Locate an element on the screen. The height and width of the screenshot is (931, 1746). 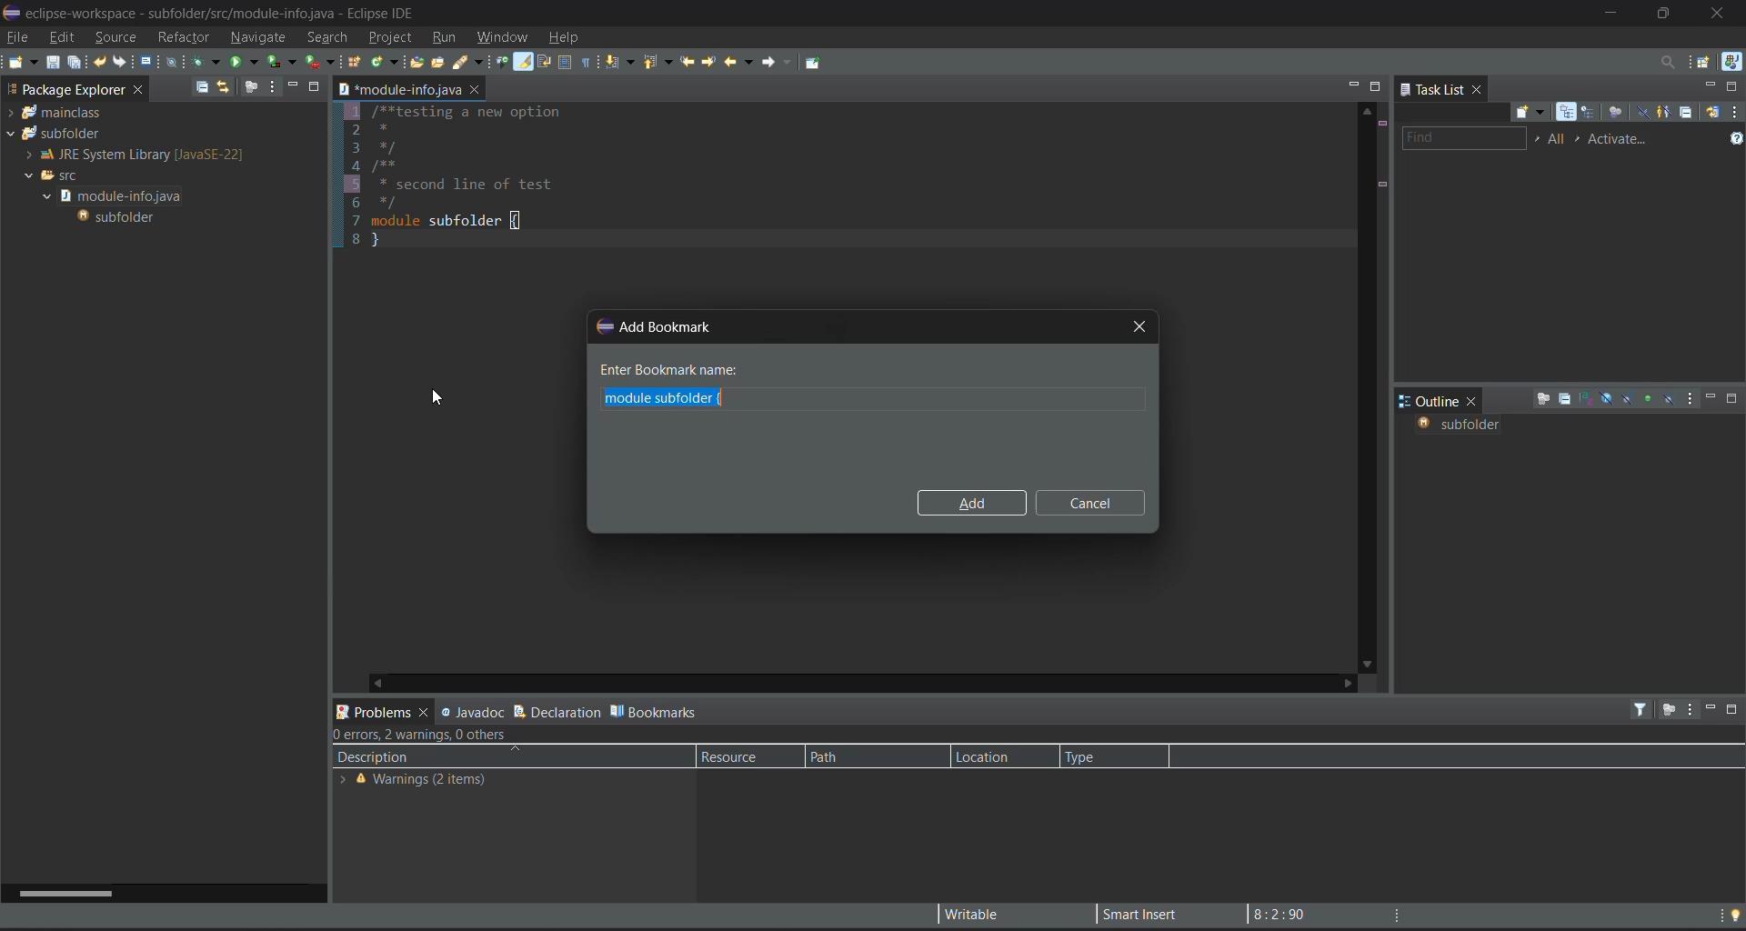
pin editor is located at coordinates (817, 63).